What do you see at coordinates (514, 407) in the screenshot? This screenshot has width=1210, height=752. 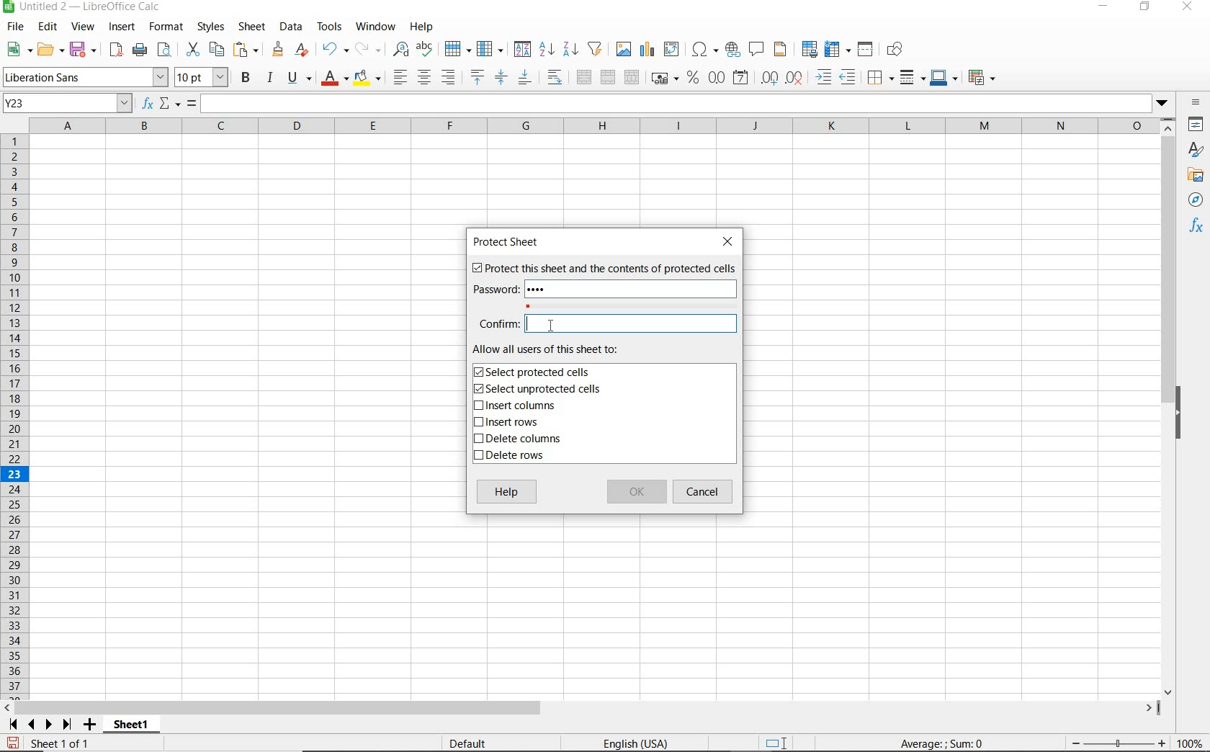 I see `INSERT COLUMNS` at bounding box center [514, 407].